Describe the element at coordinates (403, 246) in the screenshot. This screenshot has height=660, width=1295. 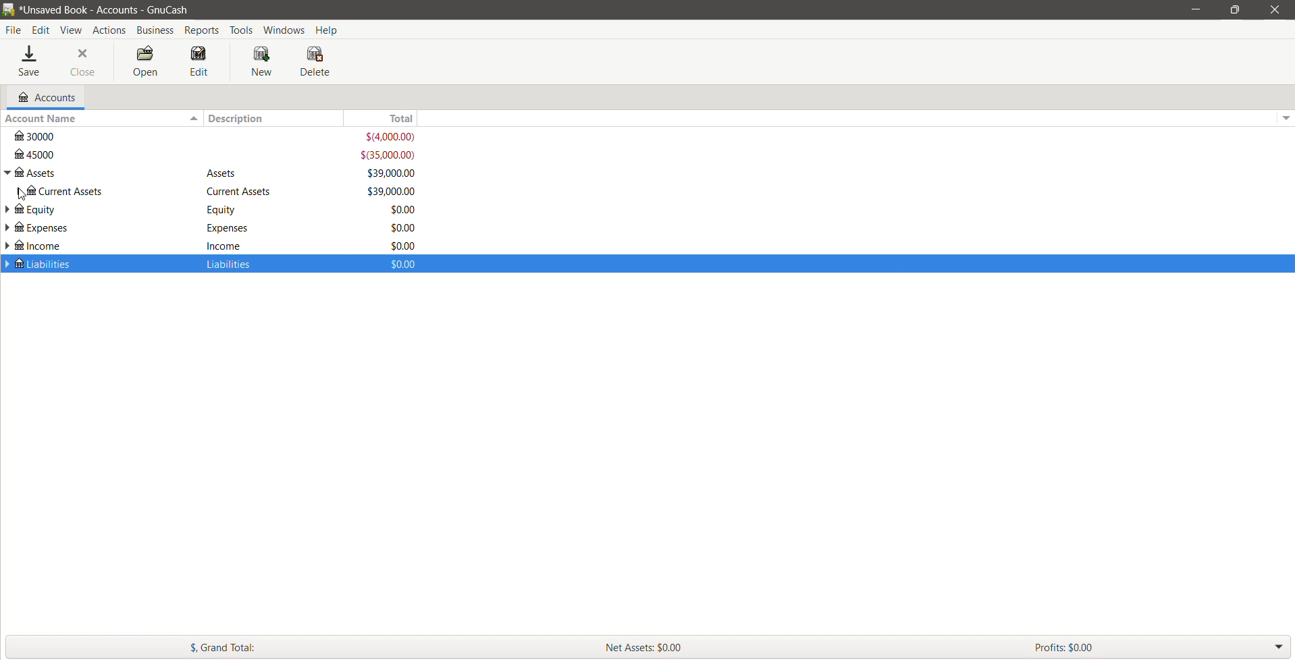
I see `$0.00` at that location.